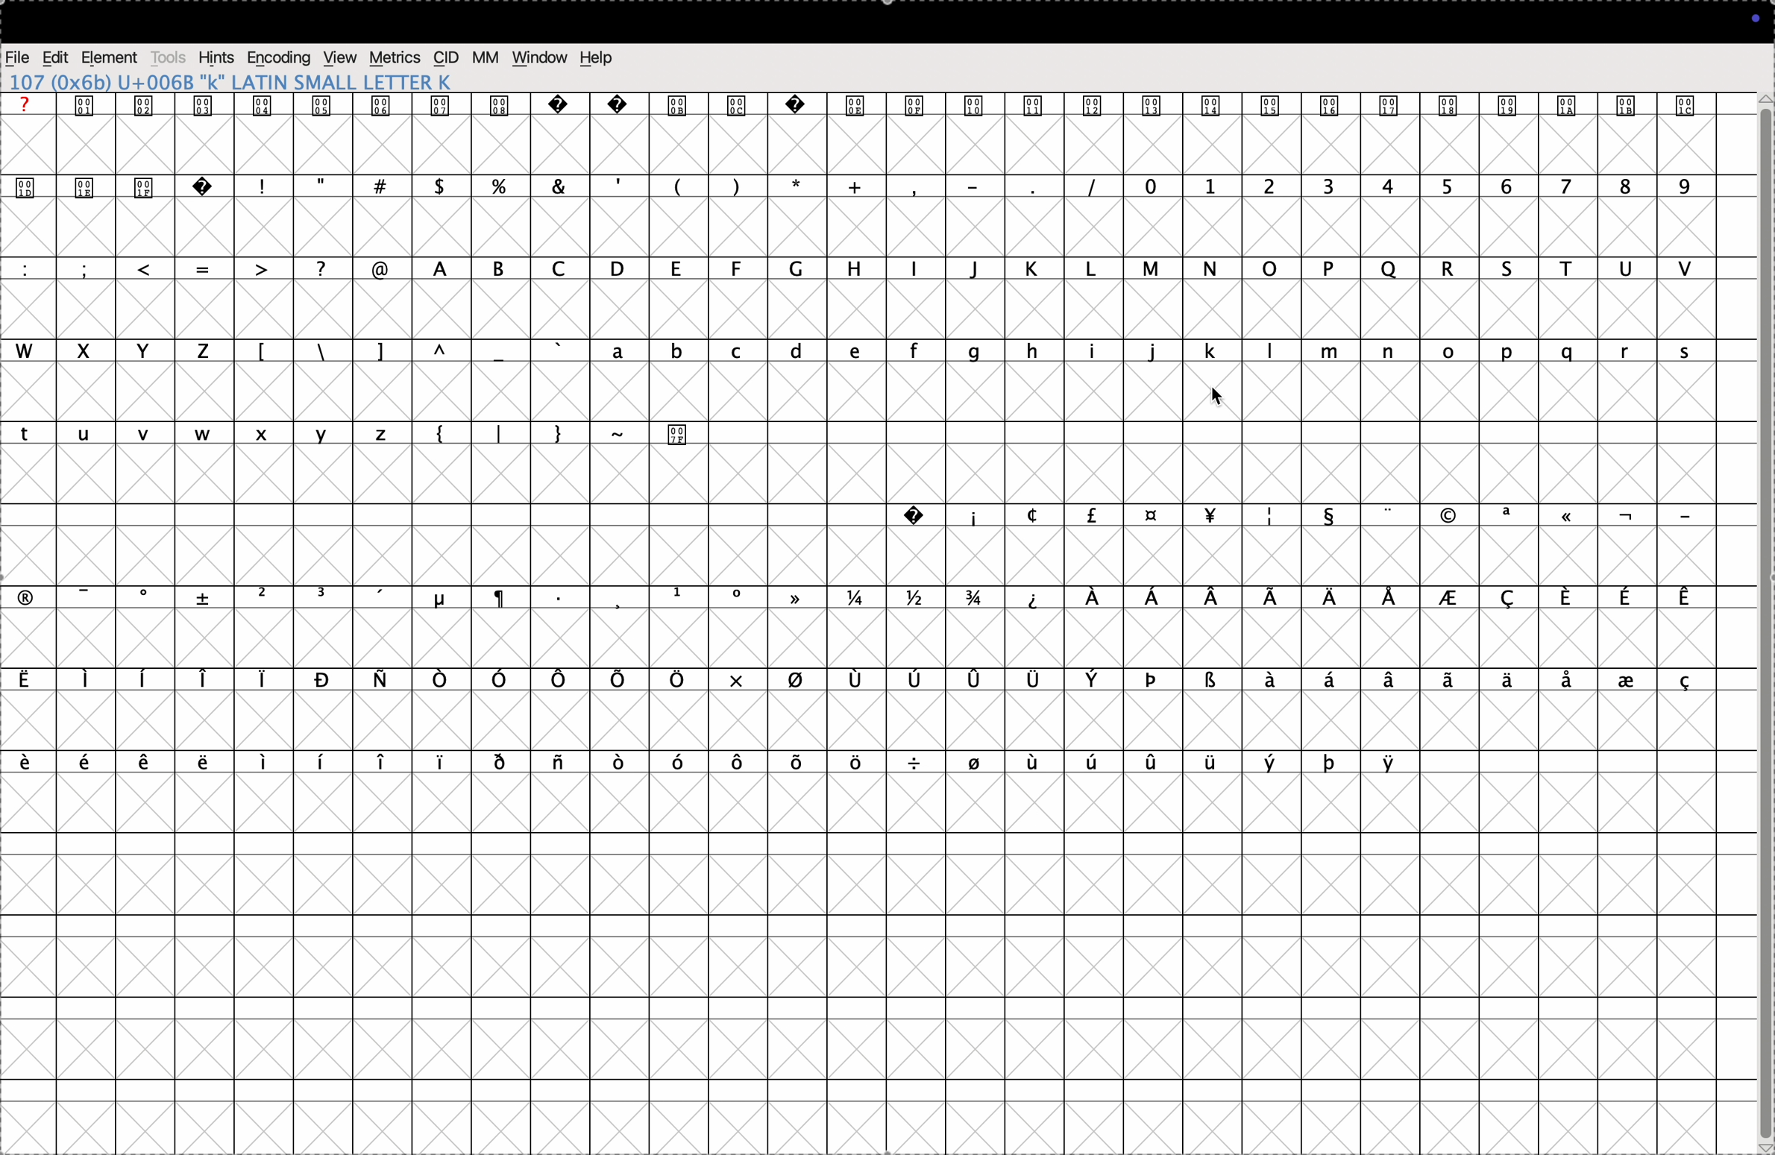  I want to click on -, so click(77, 594).